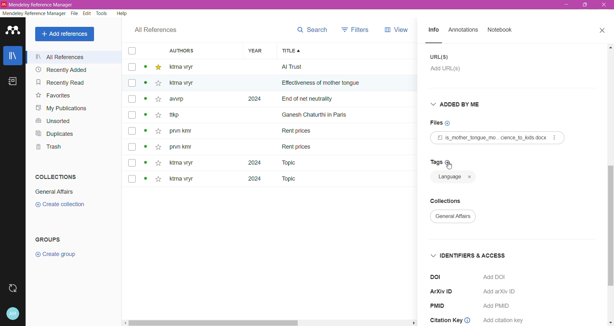 The height and width of the screenshot is (326, 614). I want to click on Notebook, so click(13, 81).